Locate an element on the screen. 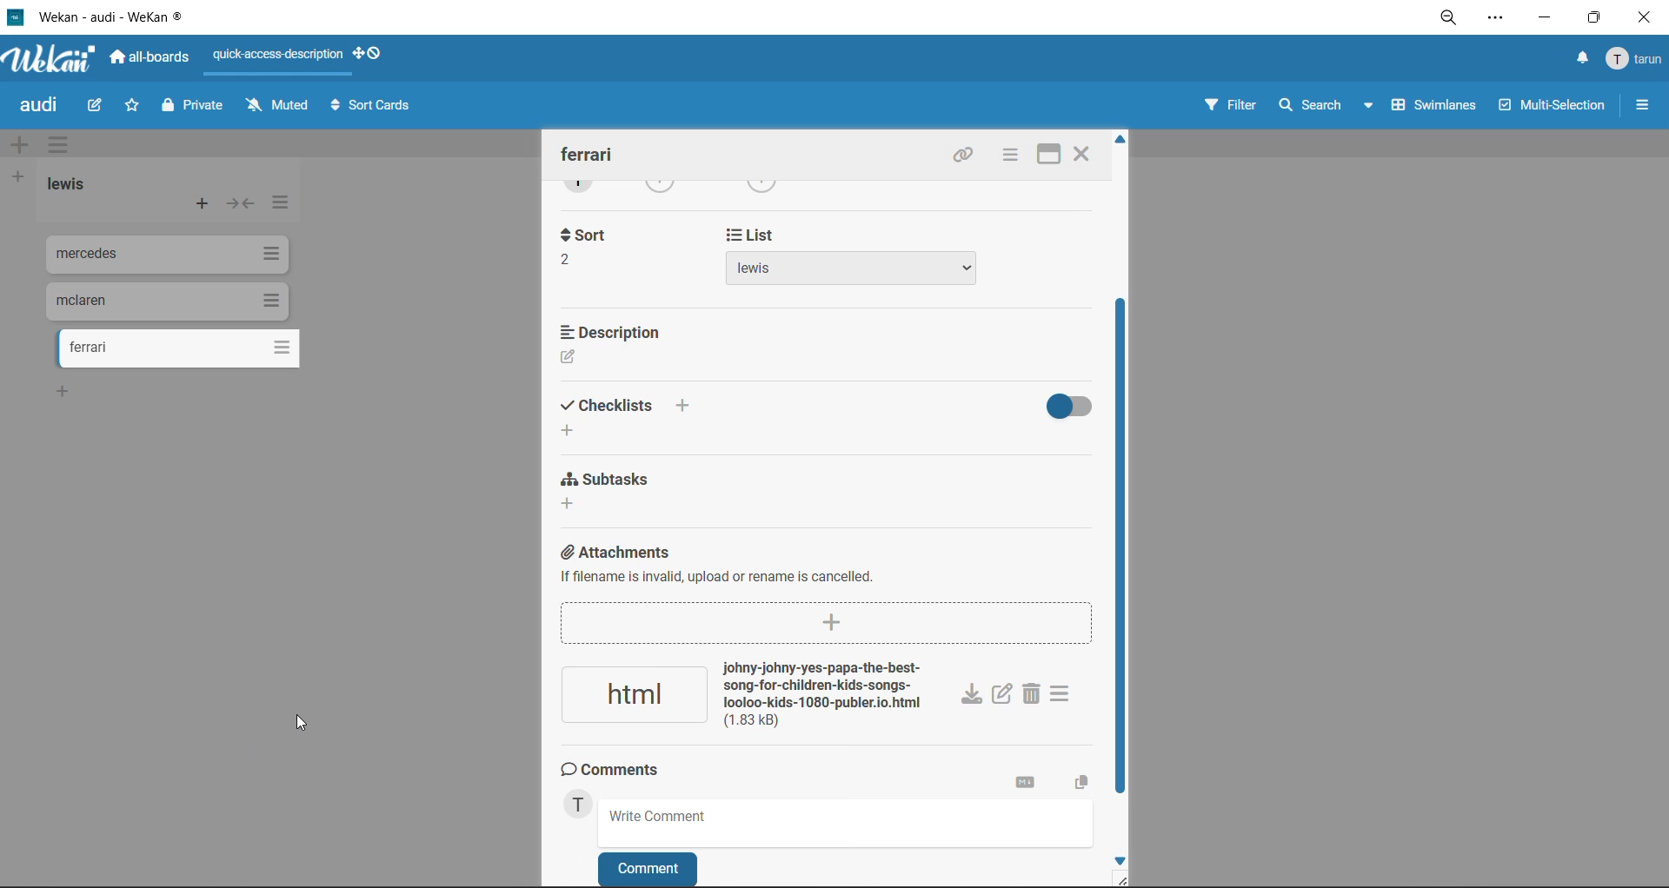  menu is located at coordinates (1632, 63).